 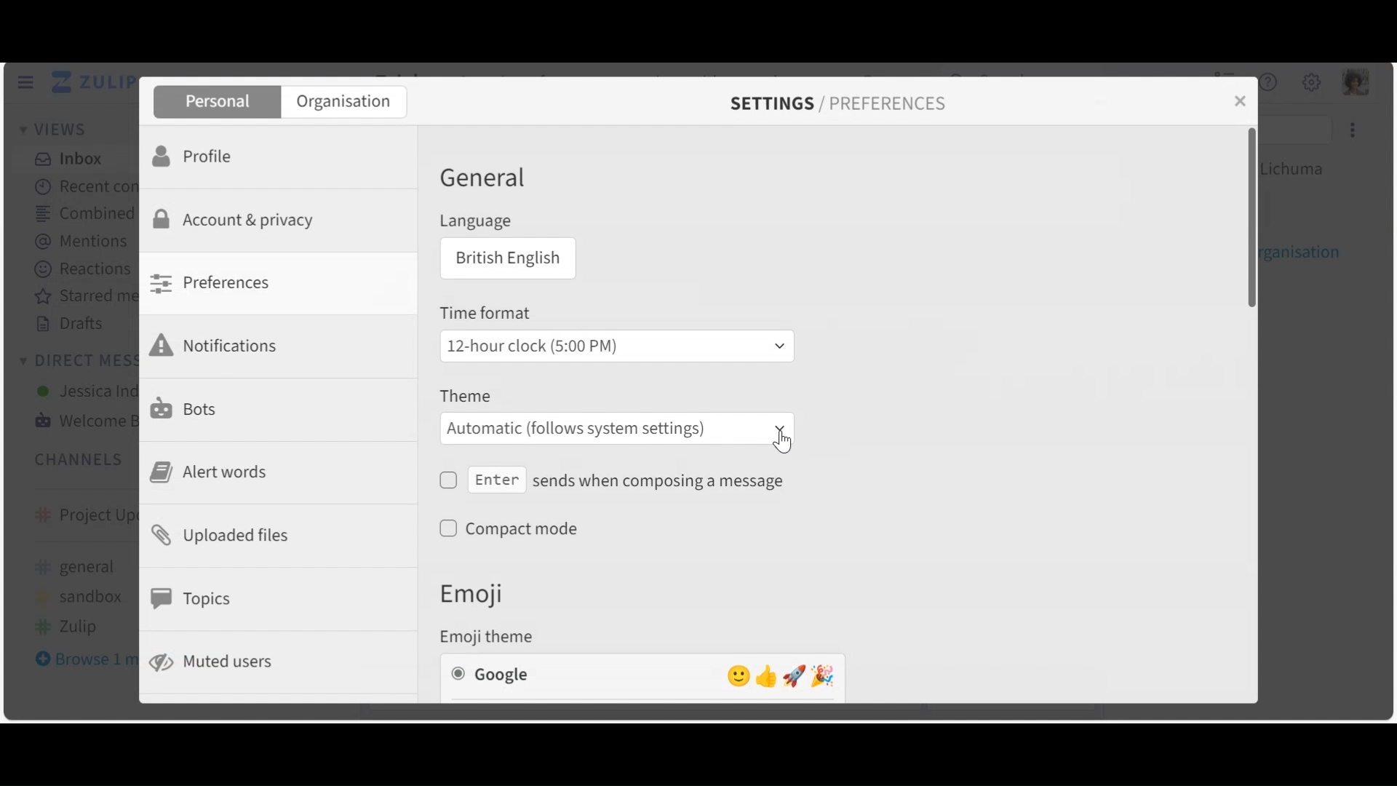 What do you see at coordinates (1255, 219) in the screenshot?
I see `Vertical Scroll bar` at bounding box center [1255, 219].